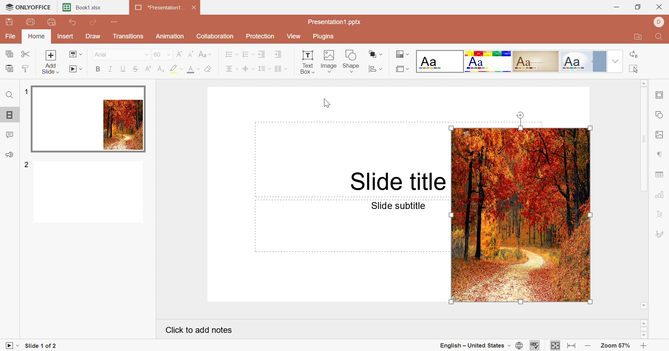 The image size is (669, 351). I want to click on English - United States, so click(475, 346).